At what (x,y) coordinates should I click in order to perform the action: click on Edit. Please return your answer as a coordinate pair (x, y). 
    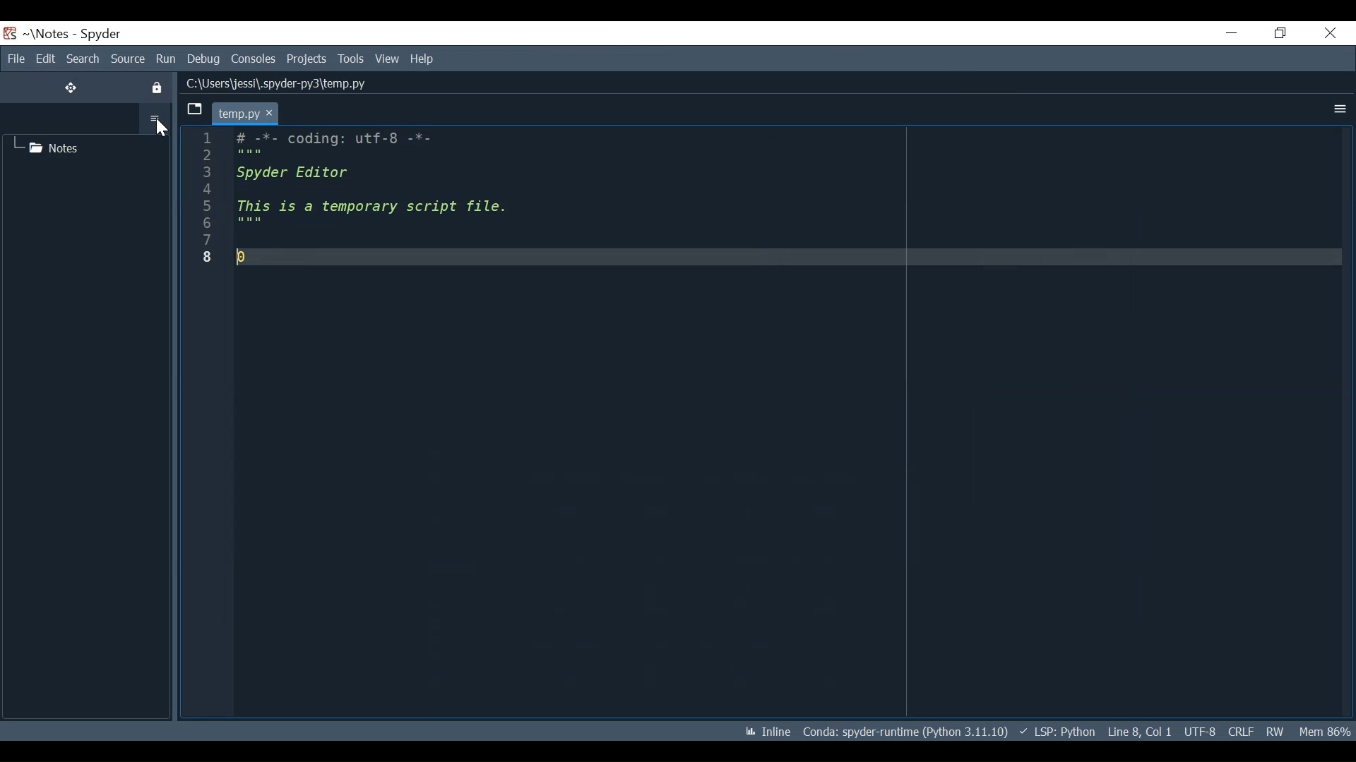
    Looking at the image, I should click on (45, 59).